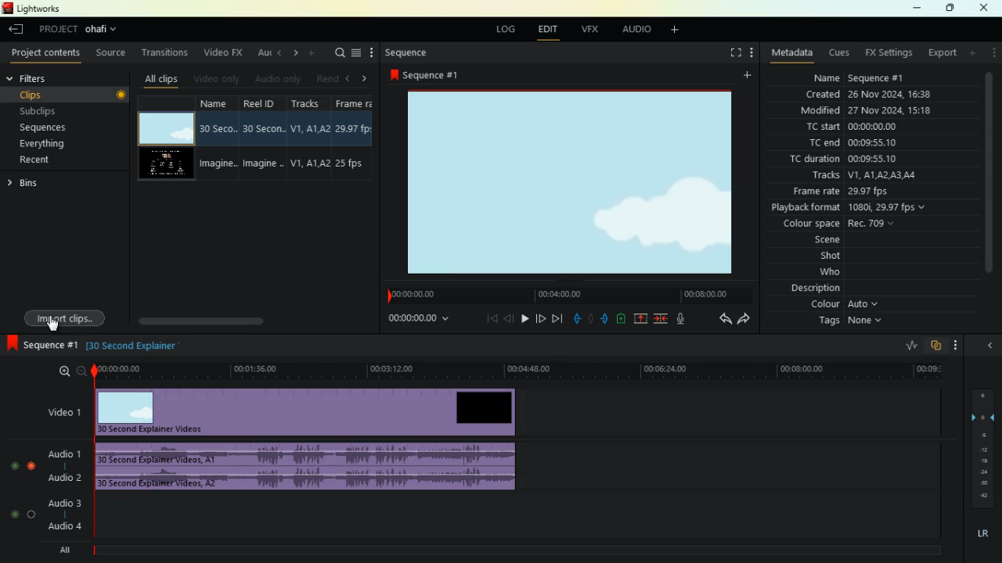 The height and width of the screenshot is (563, 1002). Describe the element at coordinates (989, 180) in the screenshot. I see `scroll` at that location.